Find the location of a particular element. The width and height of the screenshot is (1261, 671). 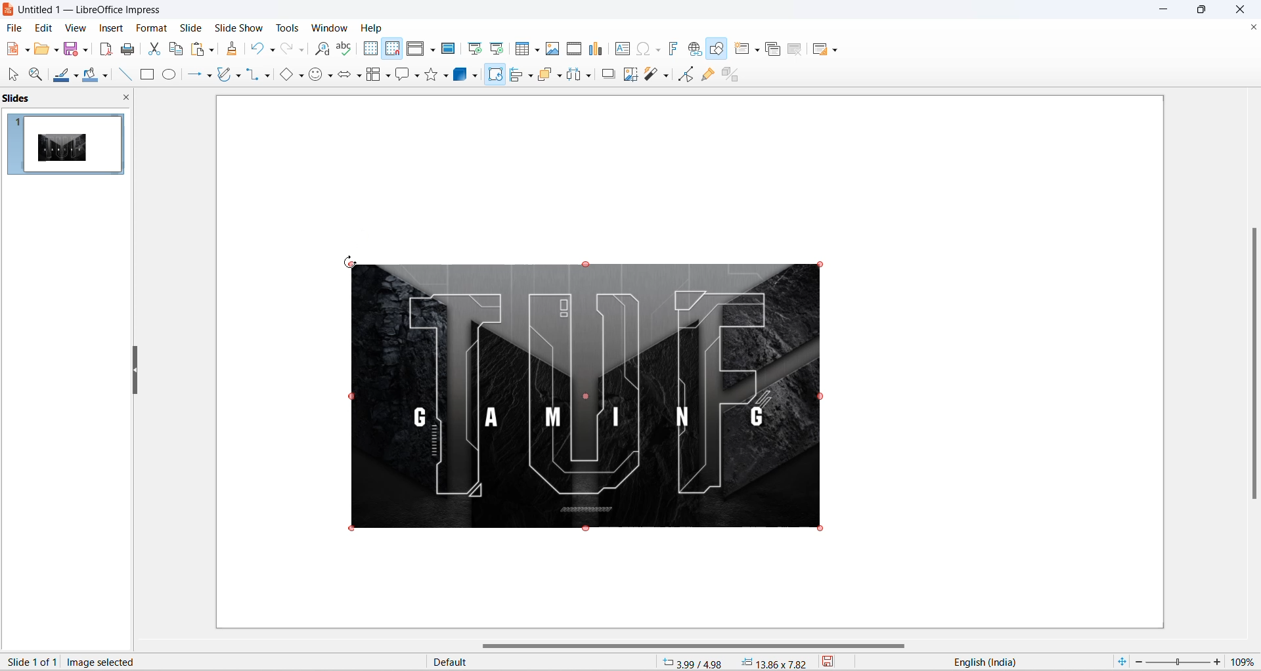

save is located at coordinates (837, 663).